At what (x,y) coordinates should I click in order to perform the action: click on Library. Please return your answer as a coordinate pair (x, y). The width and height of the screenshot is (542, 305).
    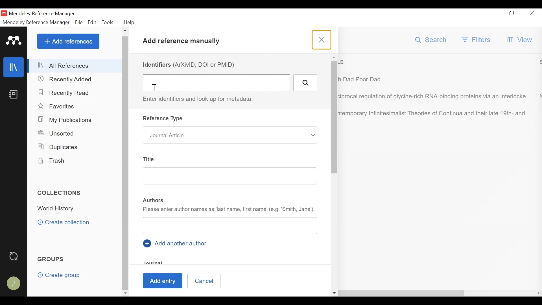
    Looking at the image, I should click on (14, 67).